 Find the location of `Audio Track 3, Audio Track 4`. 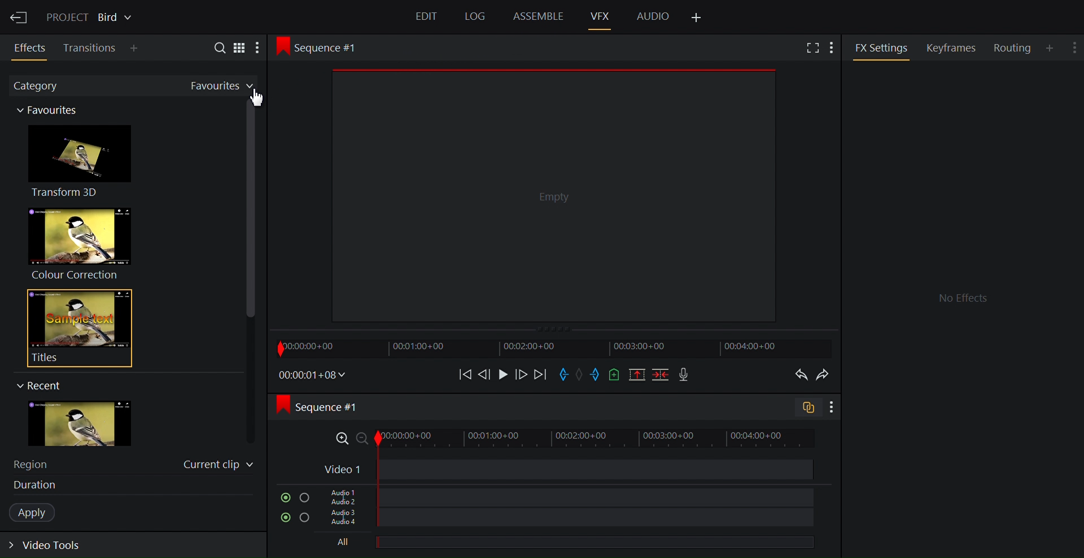

Audio Track 3, Audio Track 4 is located at coordinates (566, 520).